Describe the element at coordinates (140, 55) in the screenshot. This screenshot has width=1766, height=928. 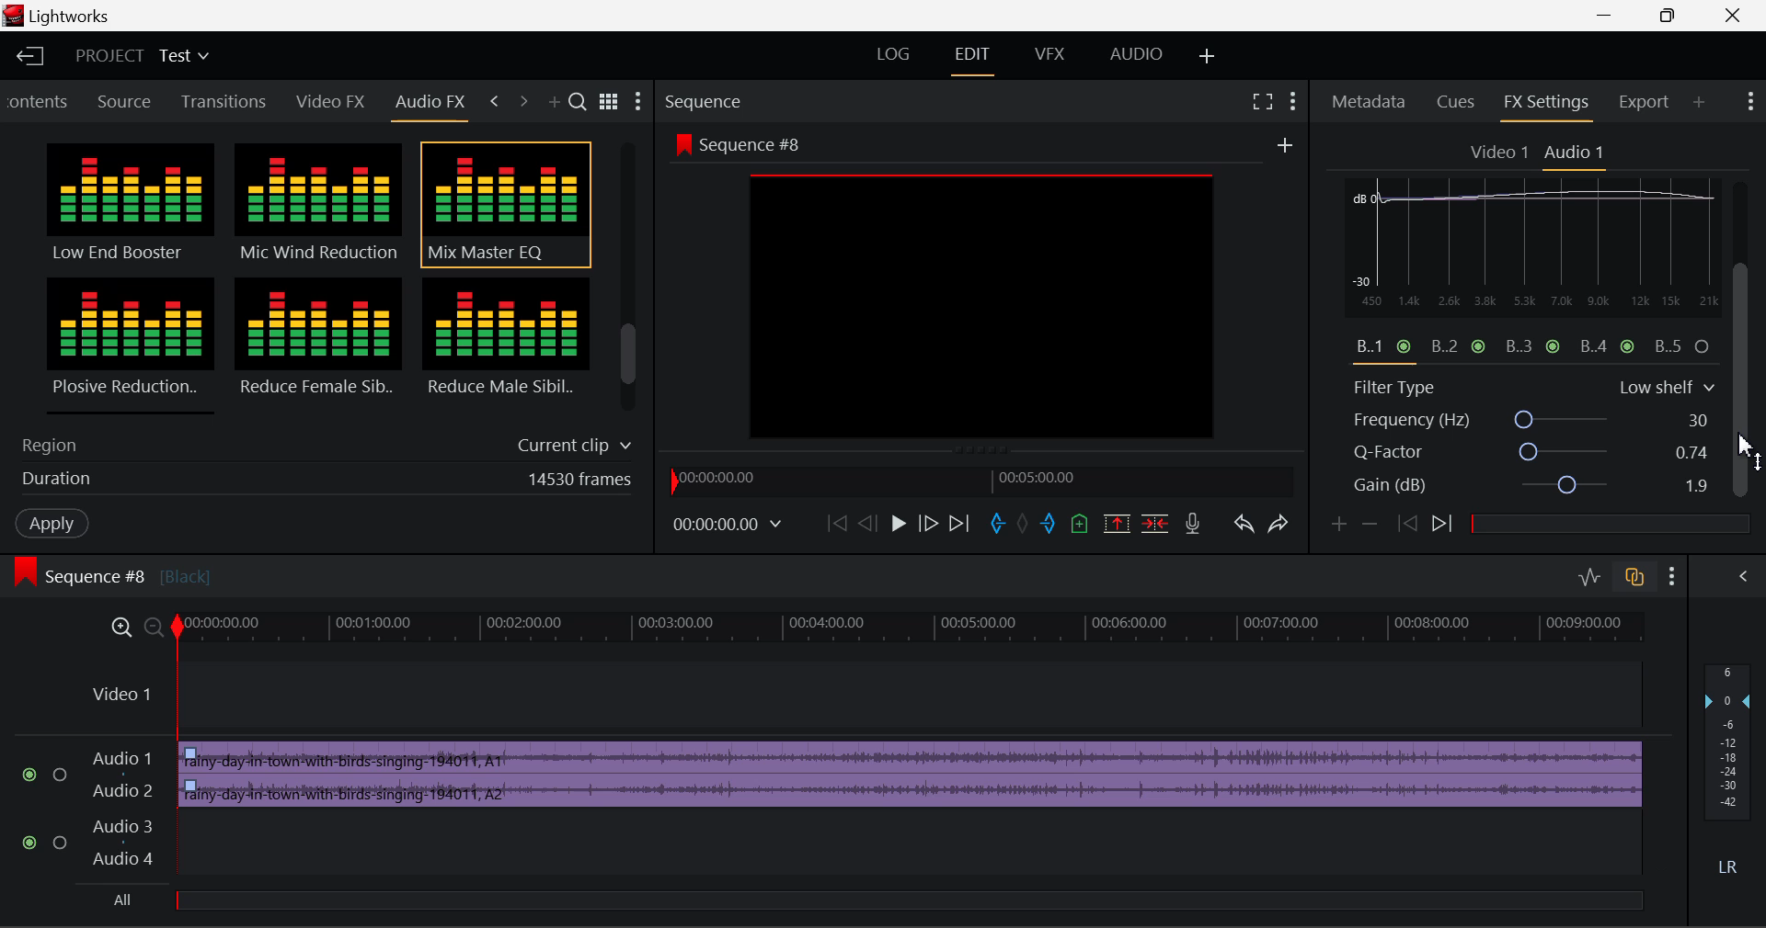
I see `Project Title` at that location.